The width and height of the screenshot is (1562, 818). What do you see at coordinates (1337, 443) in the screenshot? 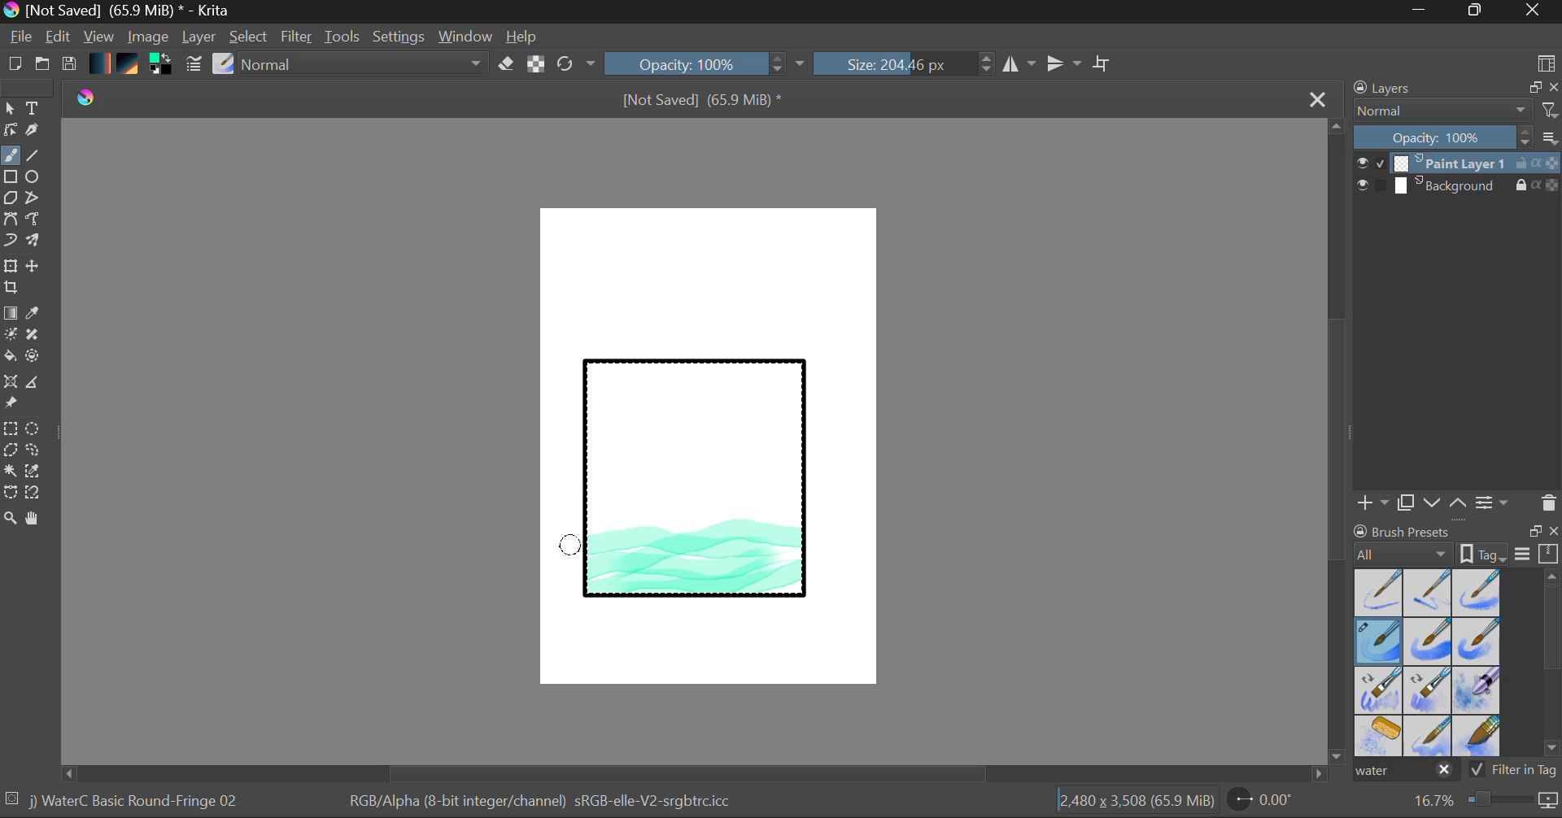
I see `Scroll Bar` at bounding box center [1337, 443].